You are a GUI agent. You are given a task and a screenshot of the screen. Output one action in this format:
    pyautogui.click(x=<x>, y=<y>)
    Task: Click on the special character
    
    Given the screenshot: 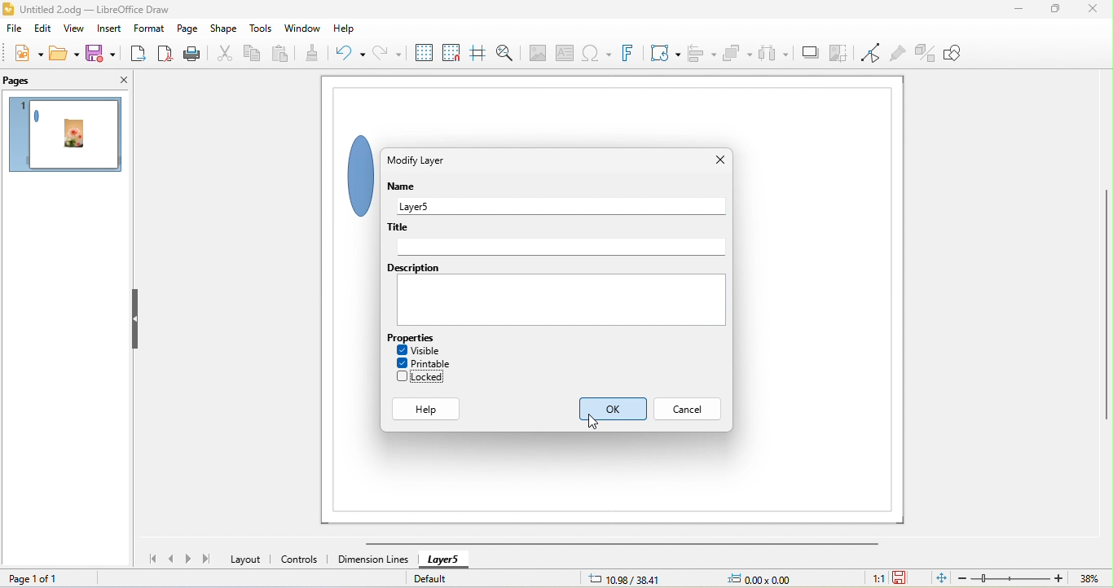 What is the action you would take?
    pyautogui.click(x=595, y=55)
    